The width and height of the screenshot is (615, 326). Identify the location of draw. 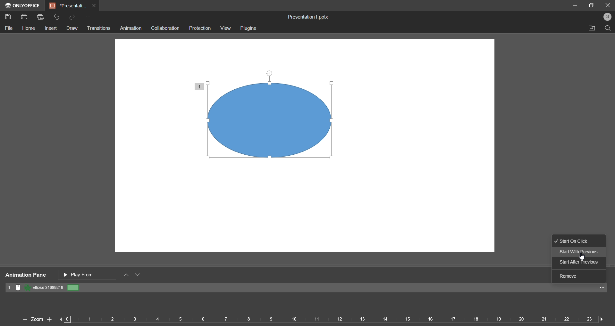
(72, 28).